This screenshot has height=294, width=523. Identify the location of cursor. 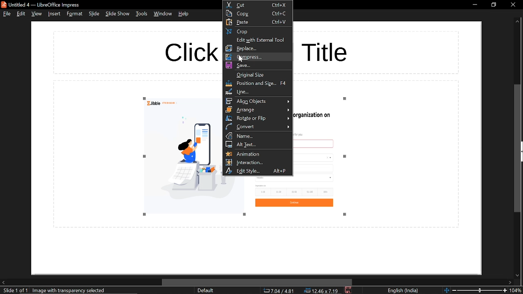
(240, 60).